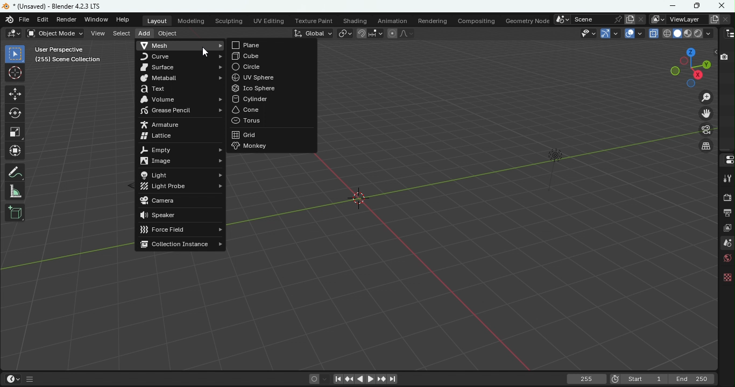  Describe the element at coordinates (271, 145) in the screenshot. I see `Monkey` at that location.